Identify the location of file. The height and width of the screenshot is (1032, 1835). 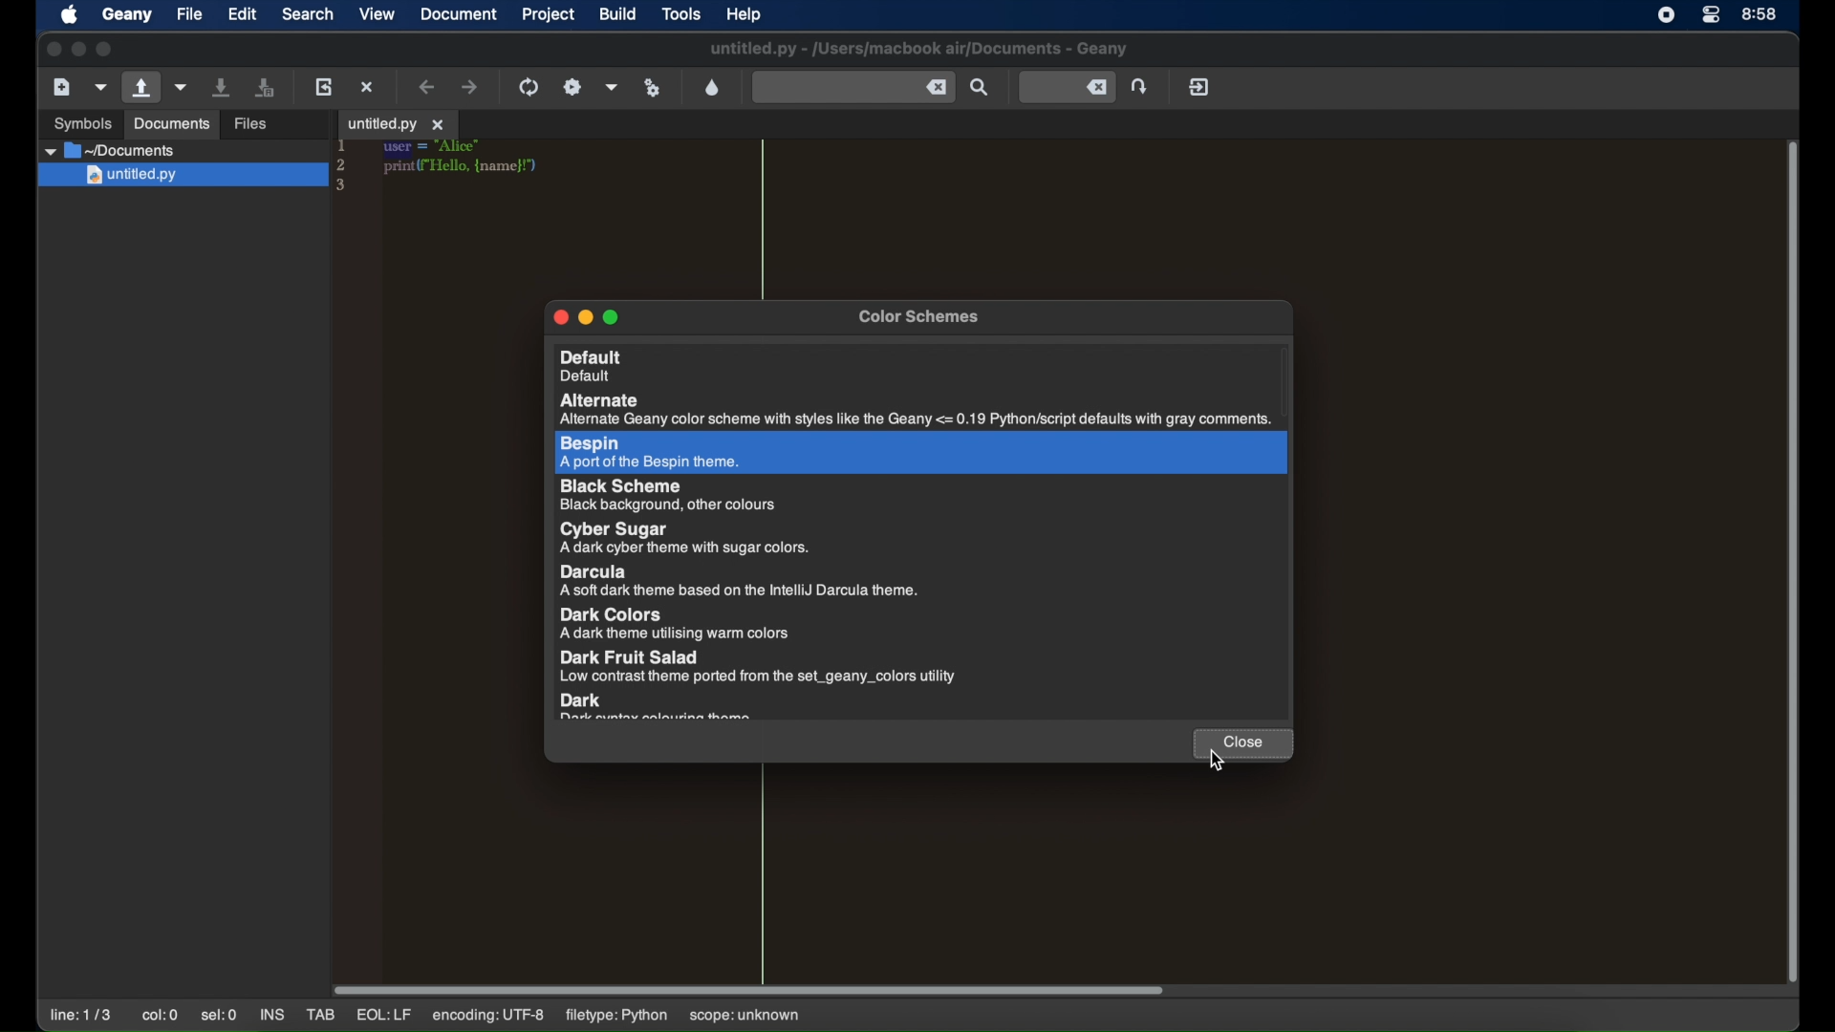
(188, 14).